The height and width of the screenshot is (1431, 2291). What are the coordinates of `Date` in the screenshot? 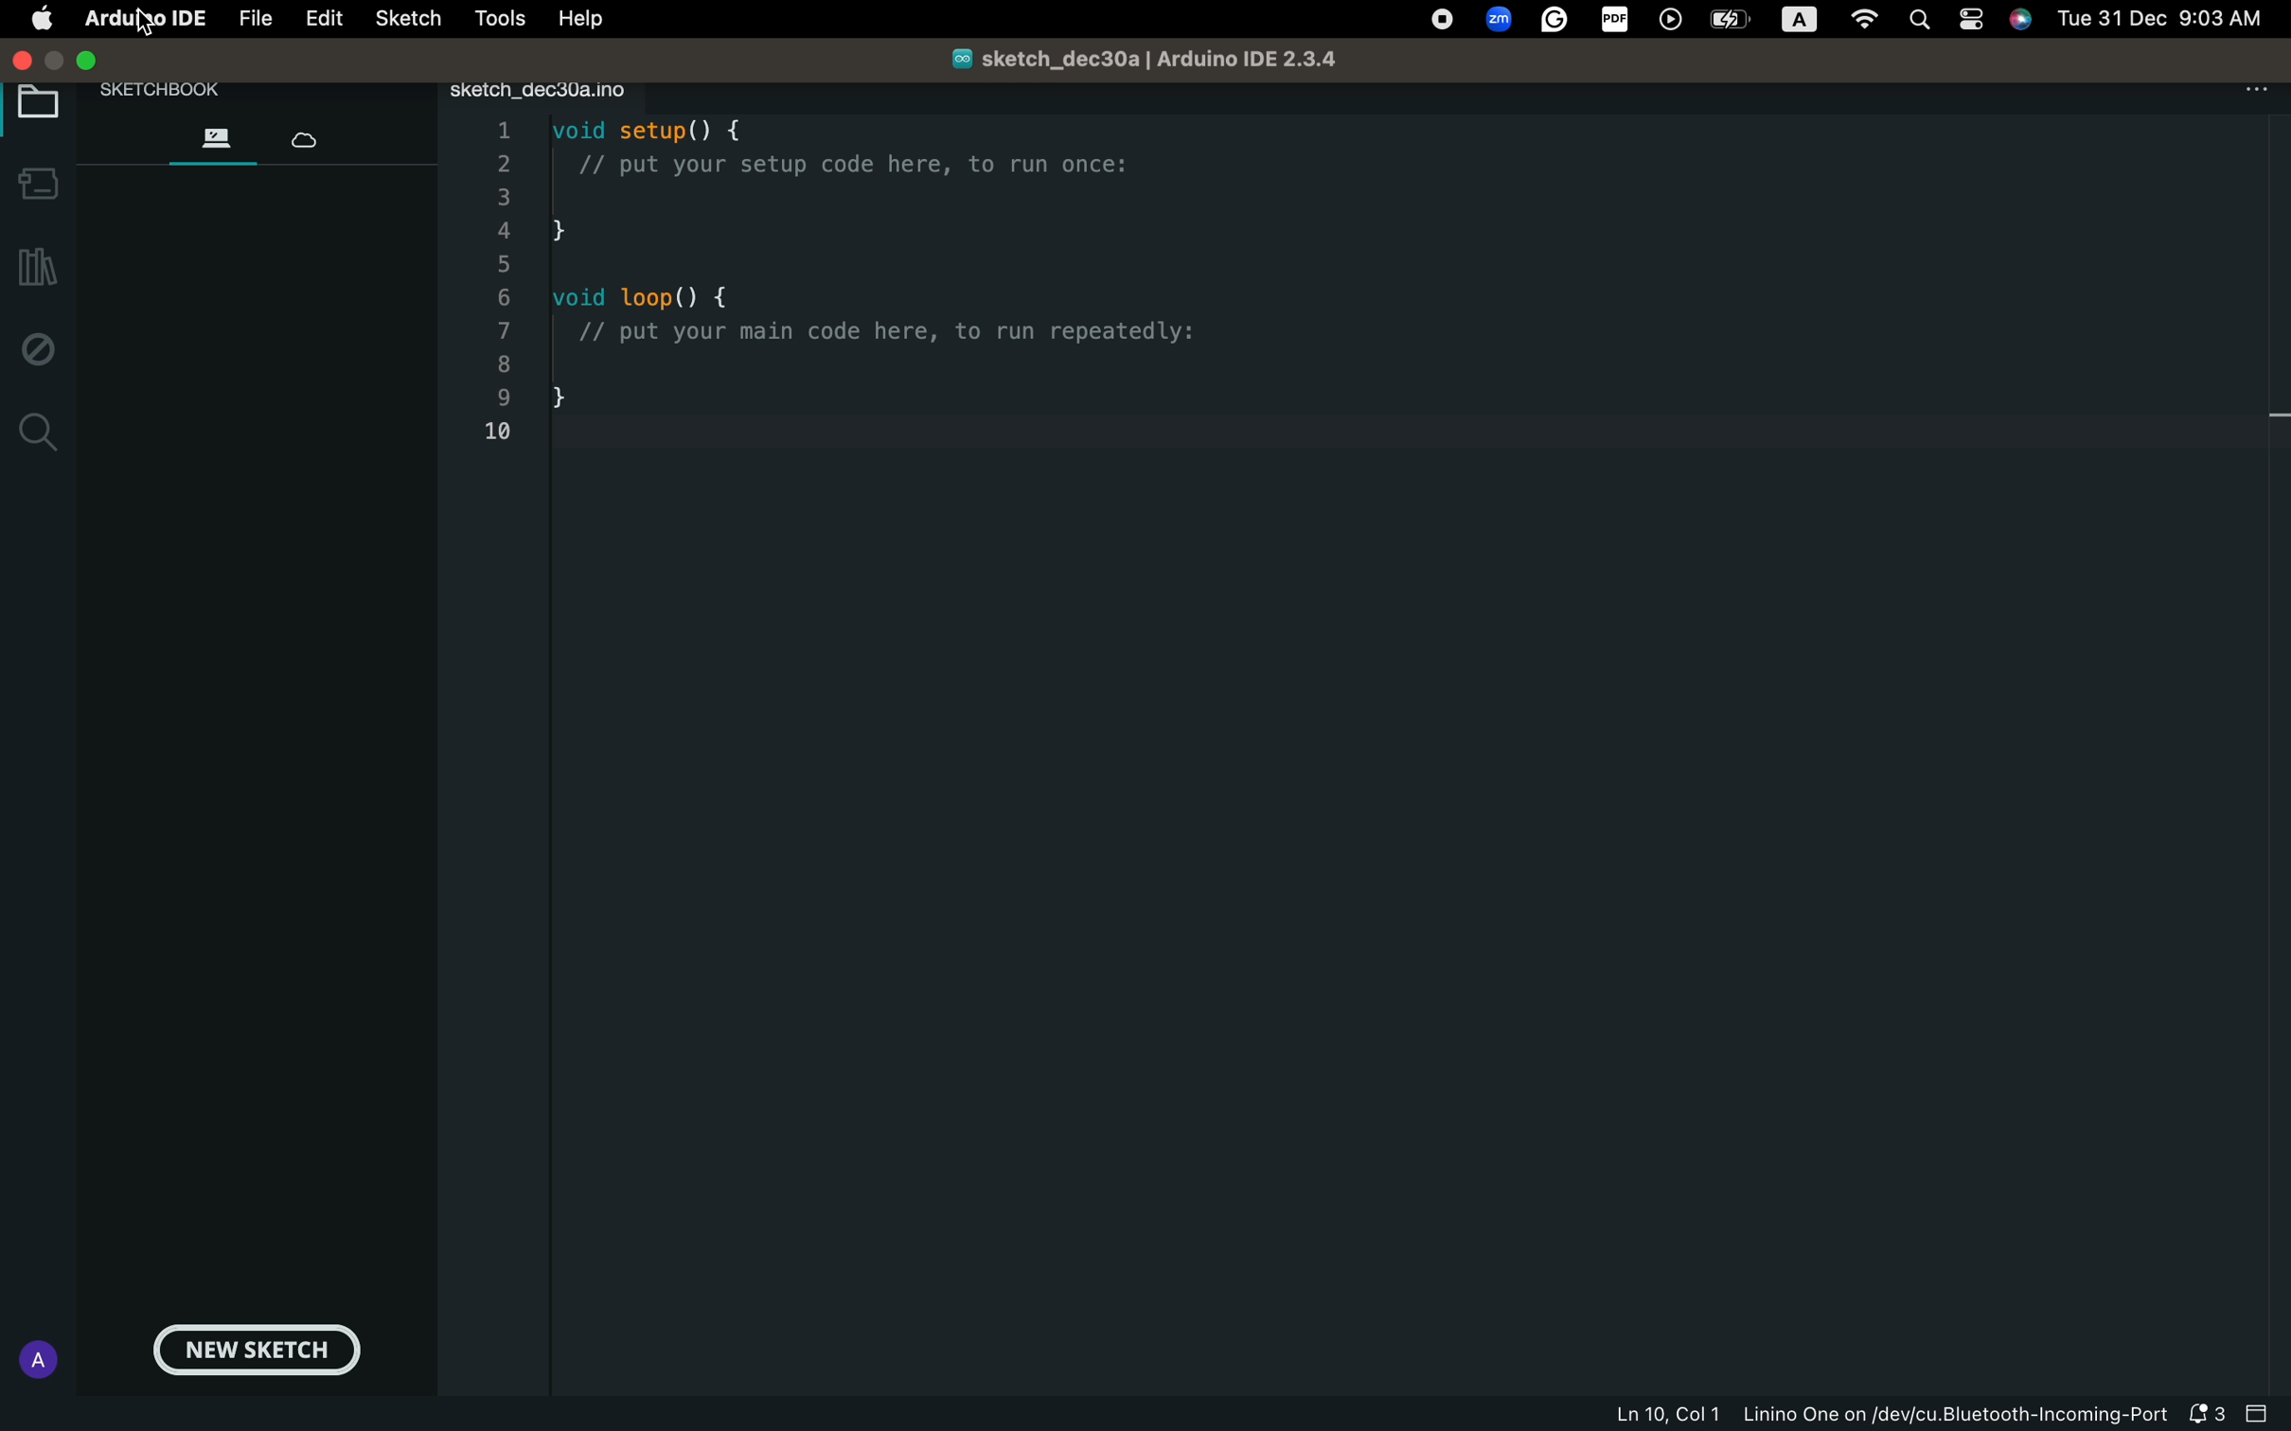 It's located at (2163, 17).